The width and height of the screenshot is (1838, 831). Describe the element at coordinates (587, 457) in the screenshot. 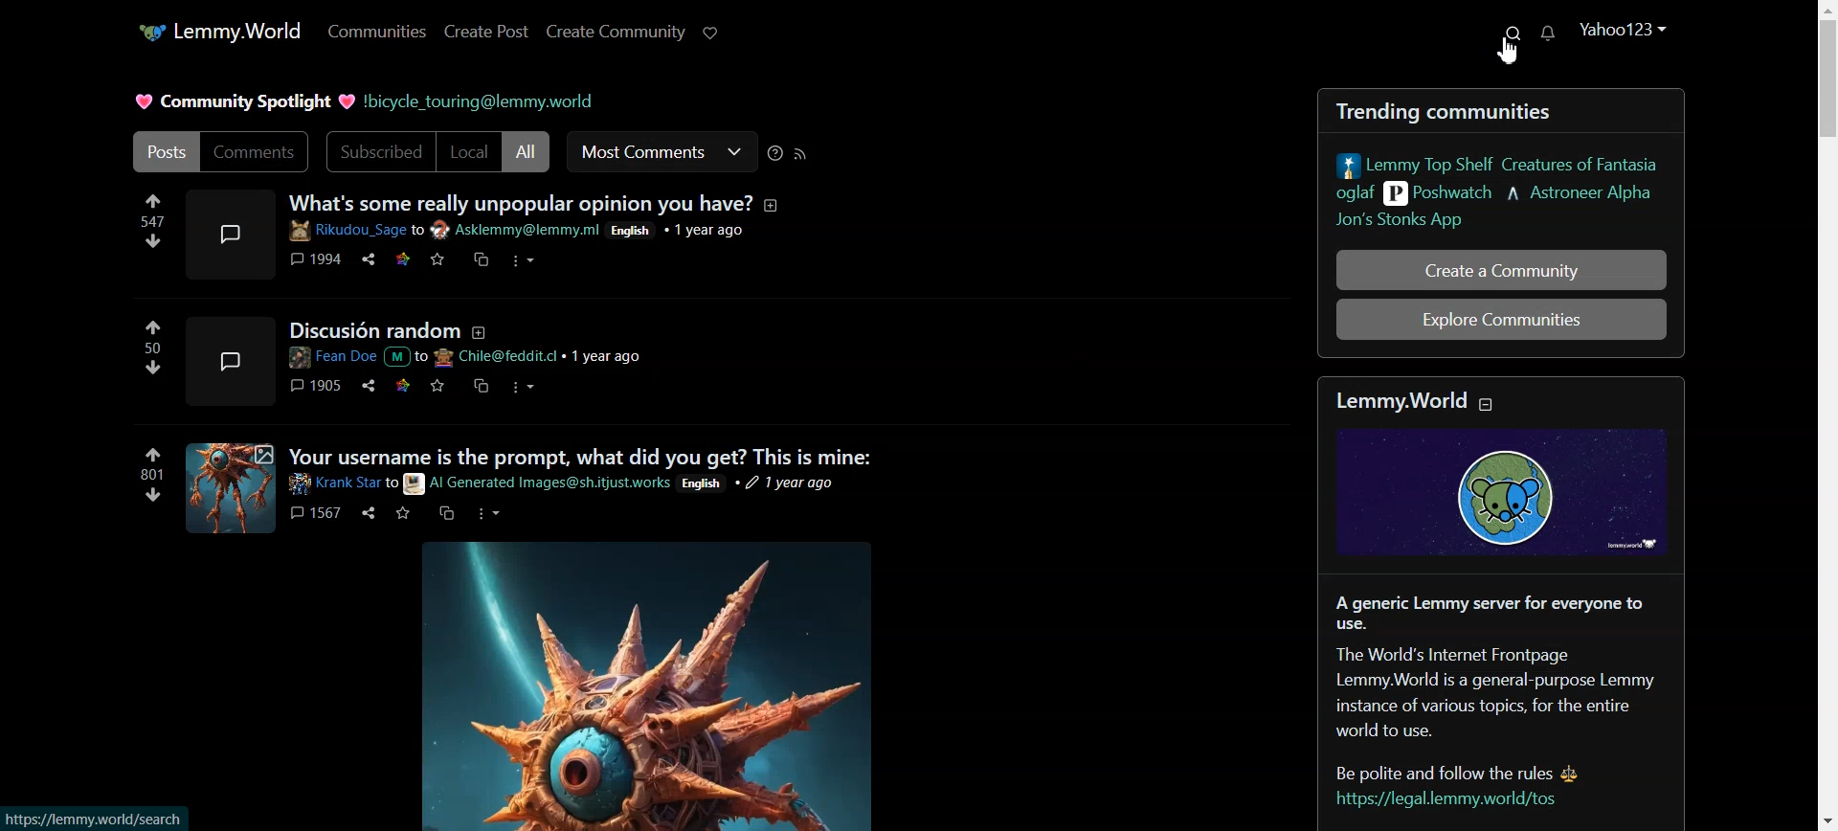

I see `A Your username is the prompt, what did you get? This is mine:` at that location.